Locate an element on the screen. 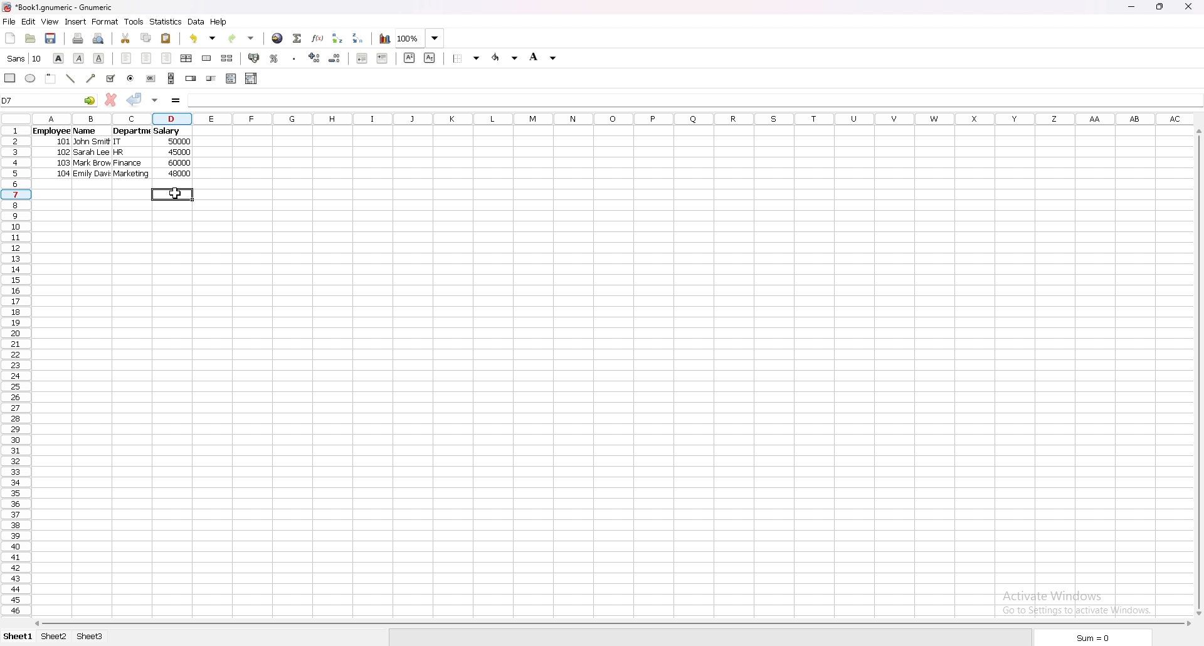 This screenshot has width=1204, height=646. radio button is located at coordinates (130, 78).